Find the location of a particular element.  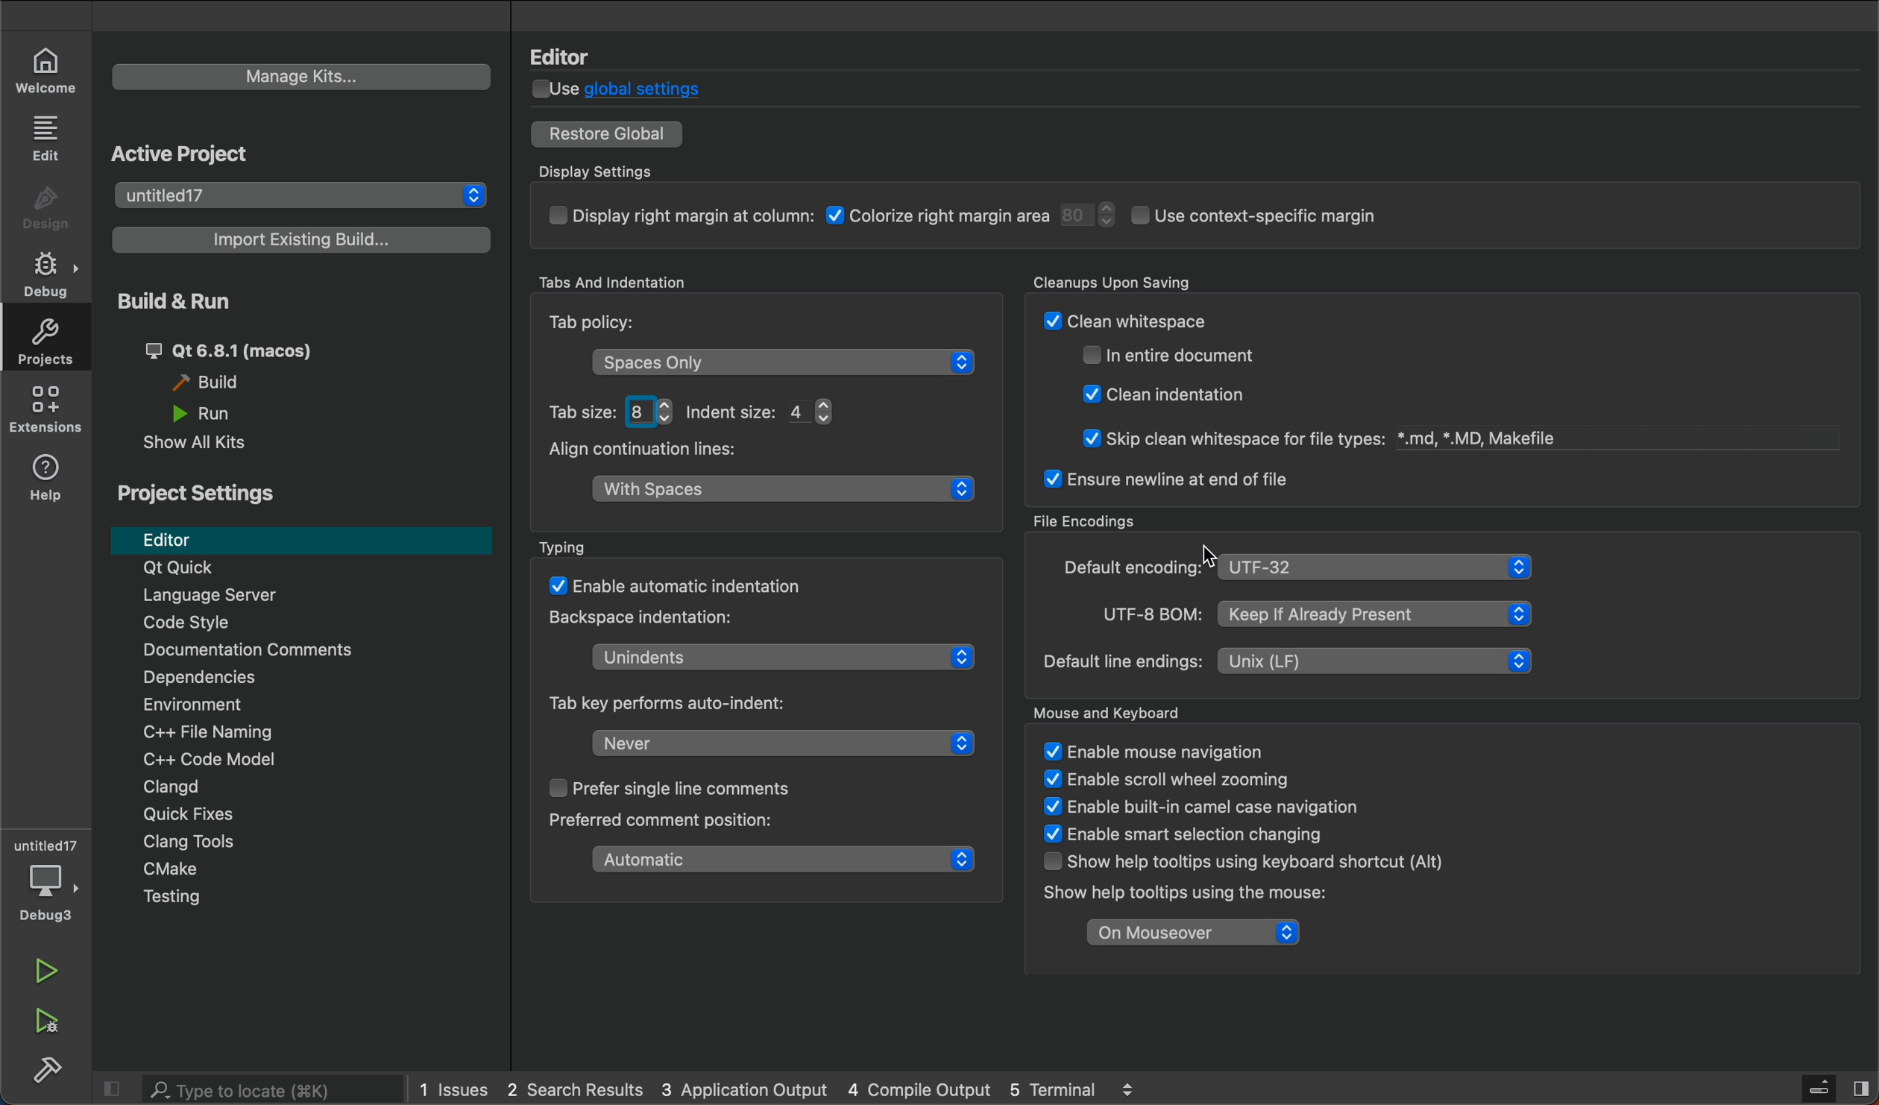

search result is located at coordinates (578, 1087).